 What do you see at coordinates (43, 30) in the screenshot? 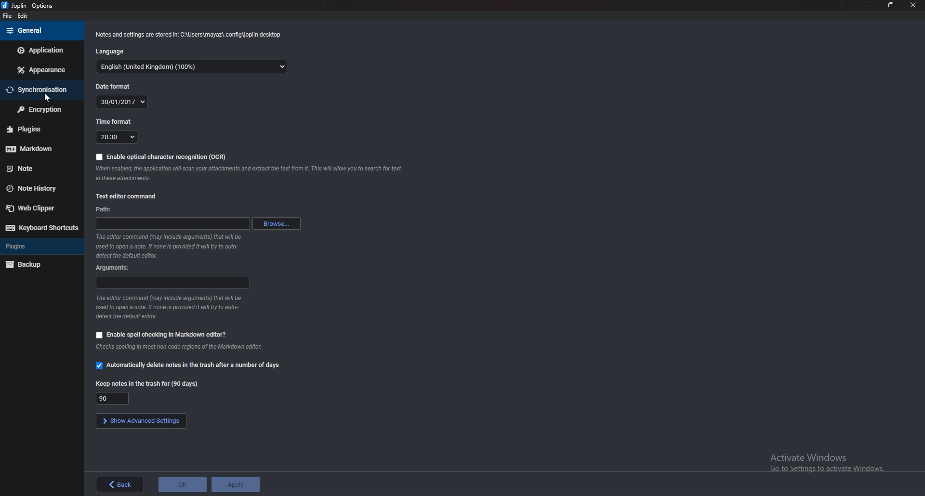
I see `general` at bounding box center [43, 30].